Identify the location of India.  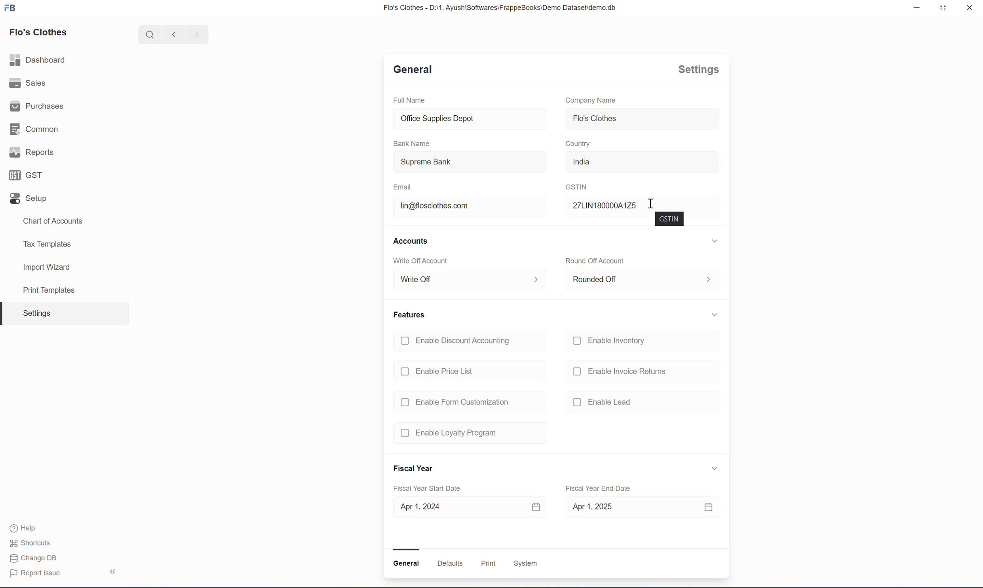
(642, 162).